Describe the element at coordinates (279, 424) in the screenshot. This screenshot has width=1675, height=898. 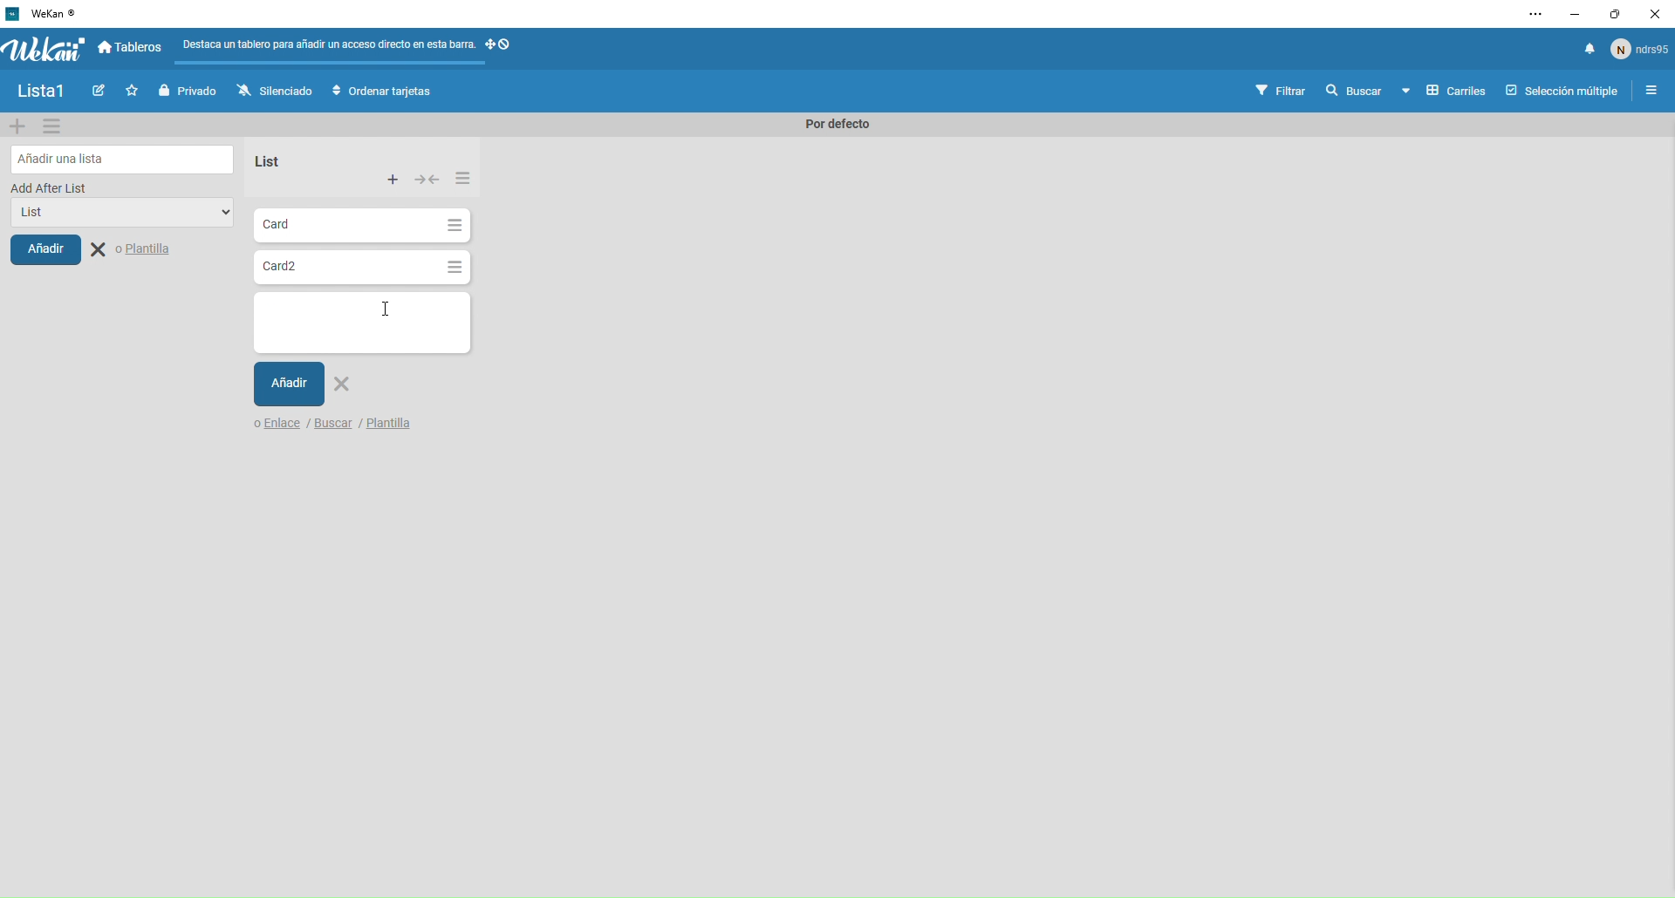
I see `link` at that location.